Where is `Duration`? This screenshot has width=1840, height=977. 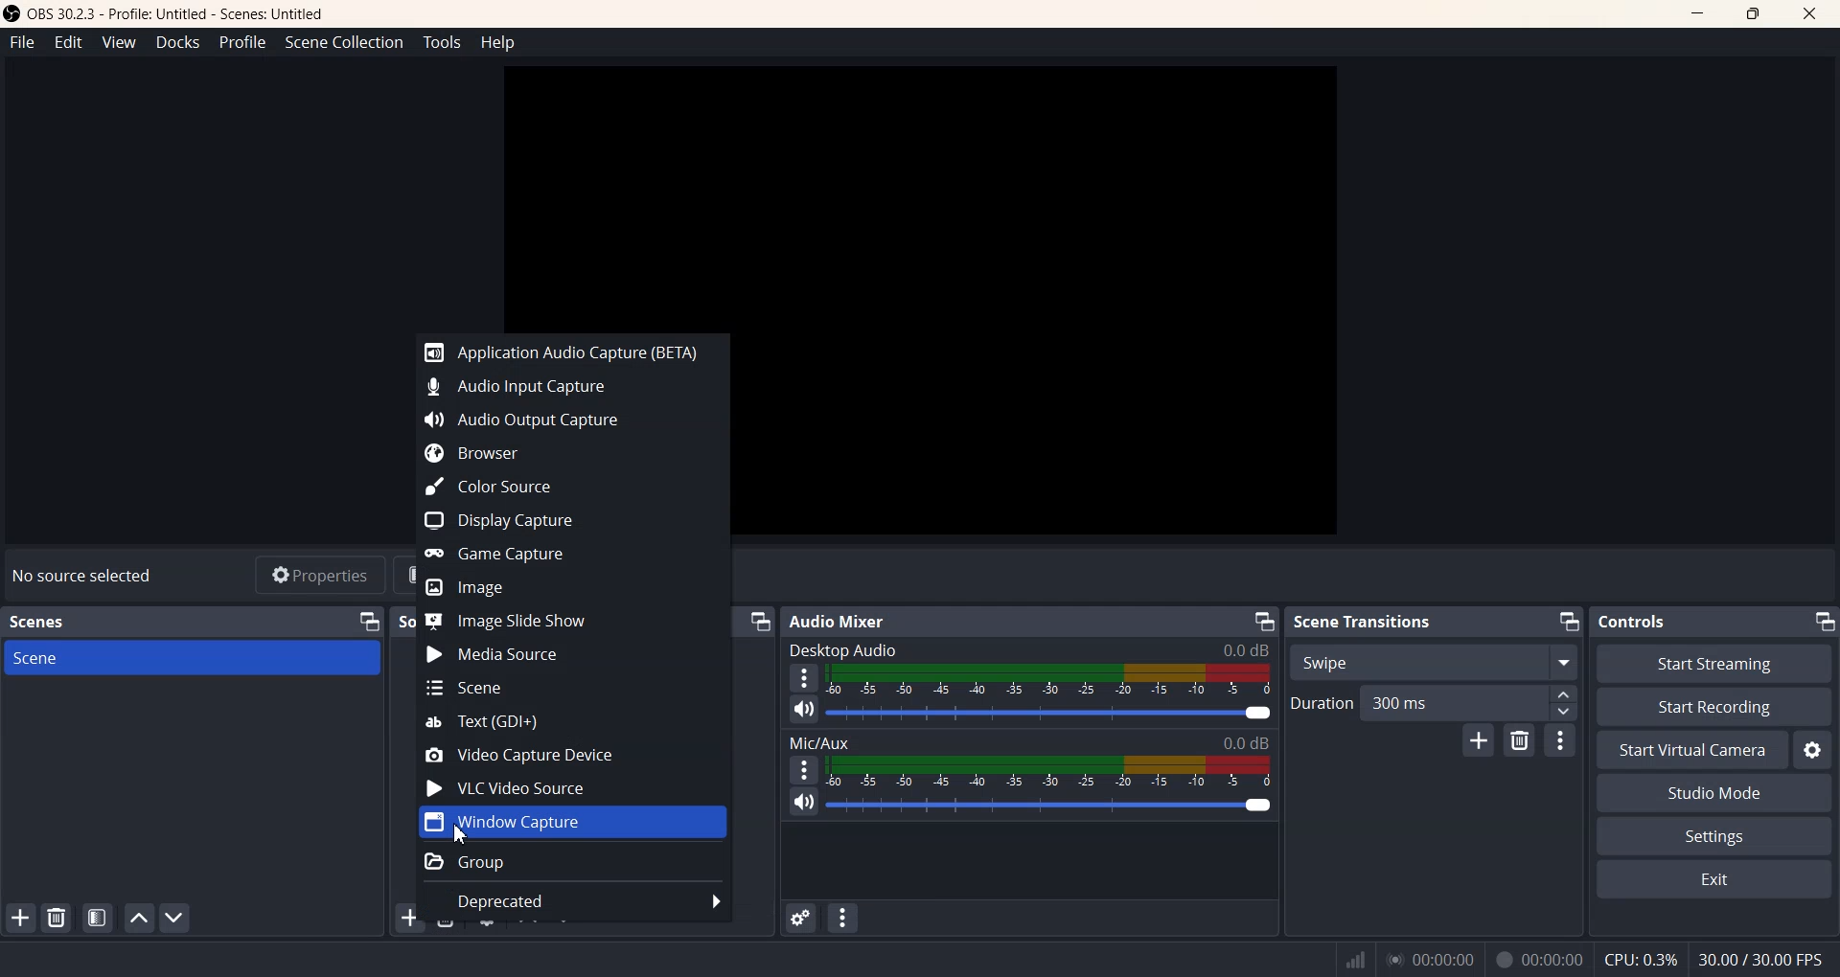 Duration is located at coordinates (1322, 701).